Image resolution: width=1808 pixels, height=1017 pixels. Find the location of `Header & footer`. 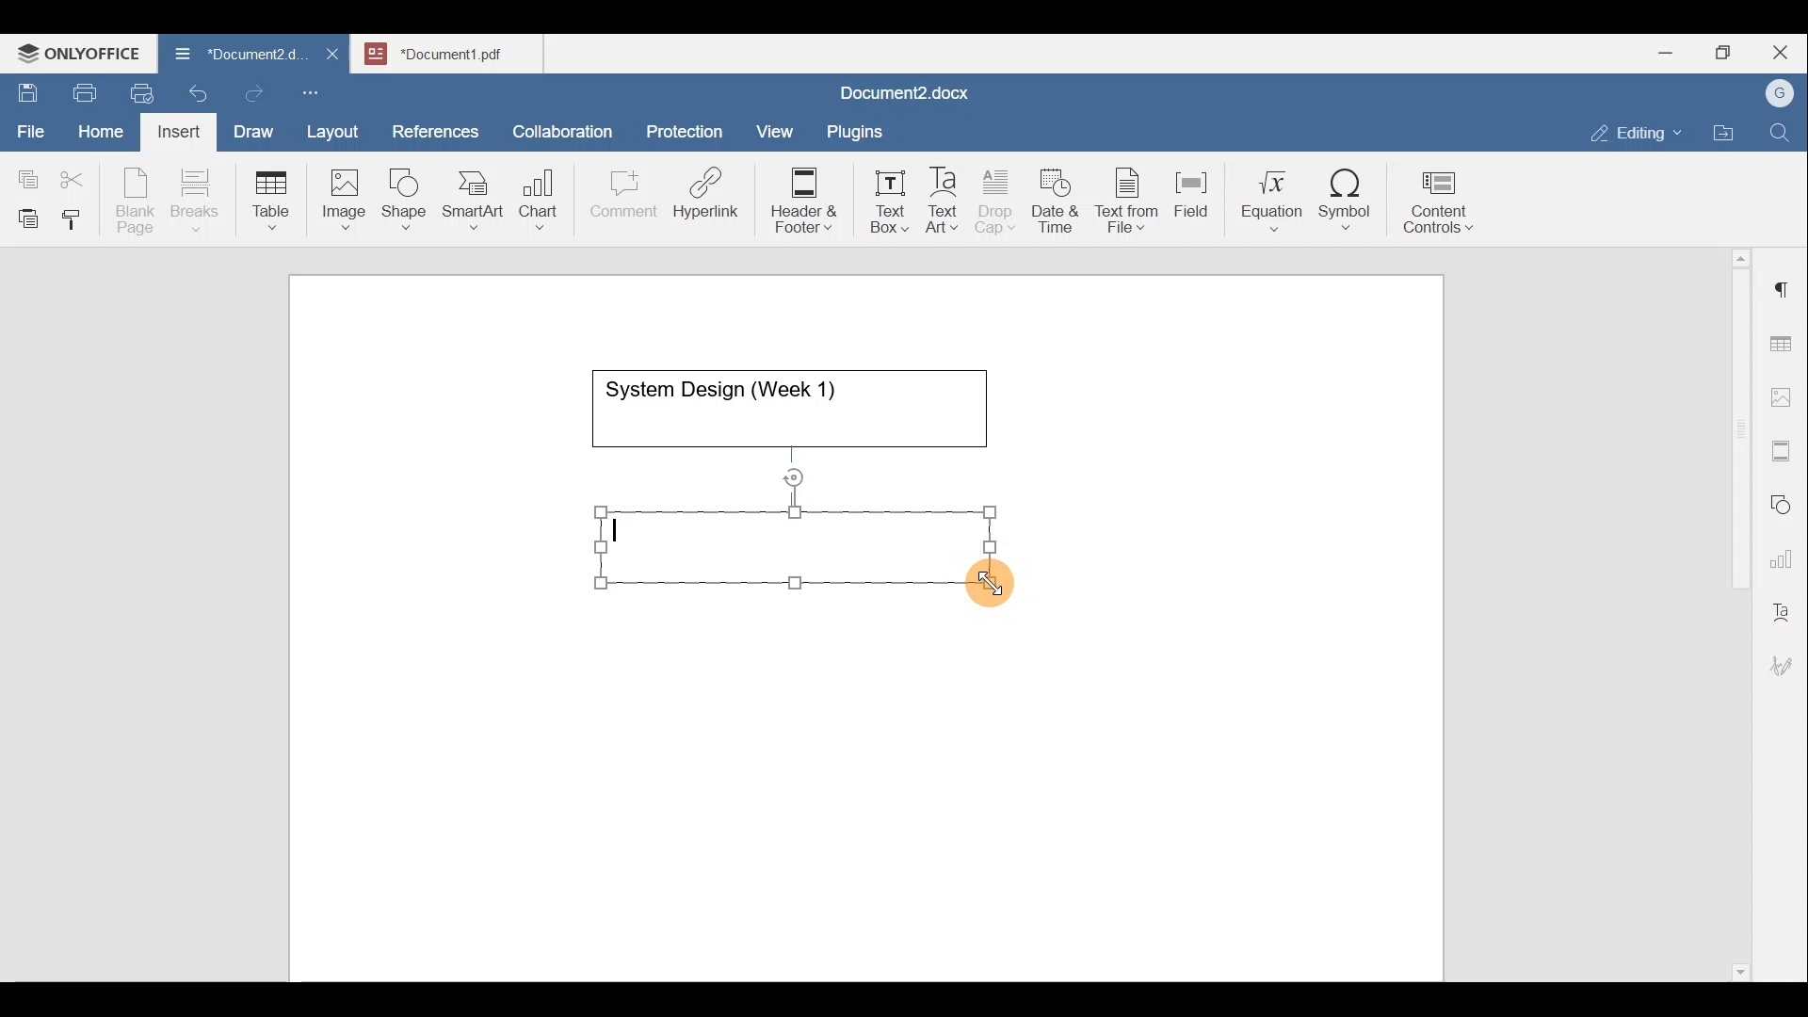

Header & footer is located at coordinates (798, 199).